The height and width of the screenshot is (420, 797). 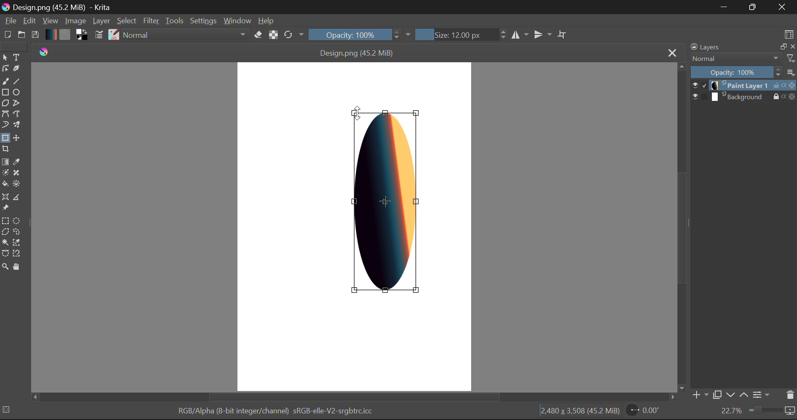 I want to click on Bezier Curve Selection, so click(x=5, y=254).